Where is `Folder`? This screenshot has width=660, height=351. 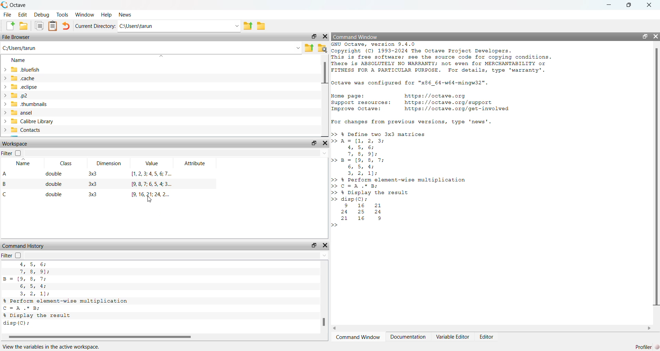
Folder is located at coordinates (261, 26).